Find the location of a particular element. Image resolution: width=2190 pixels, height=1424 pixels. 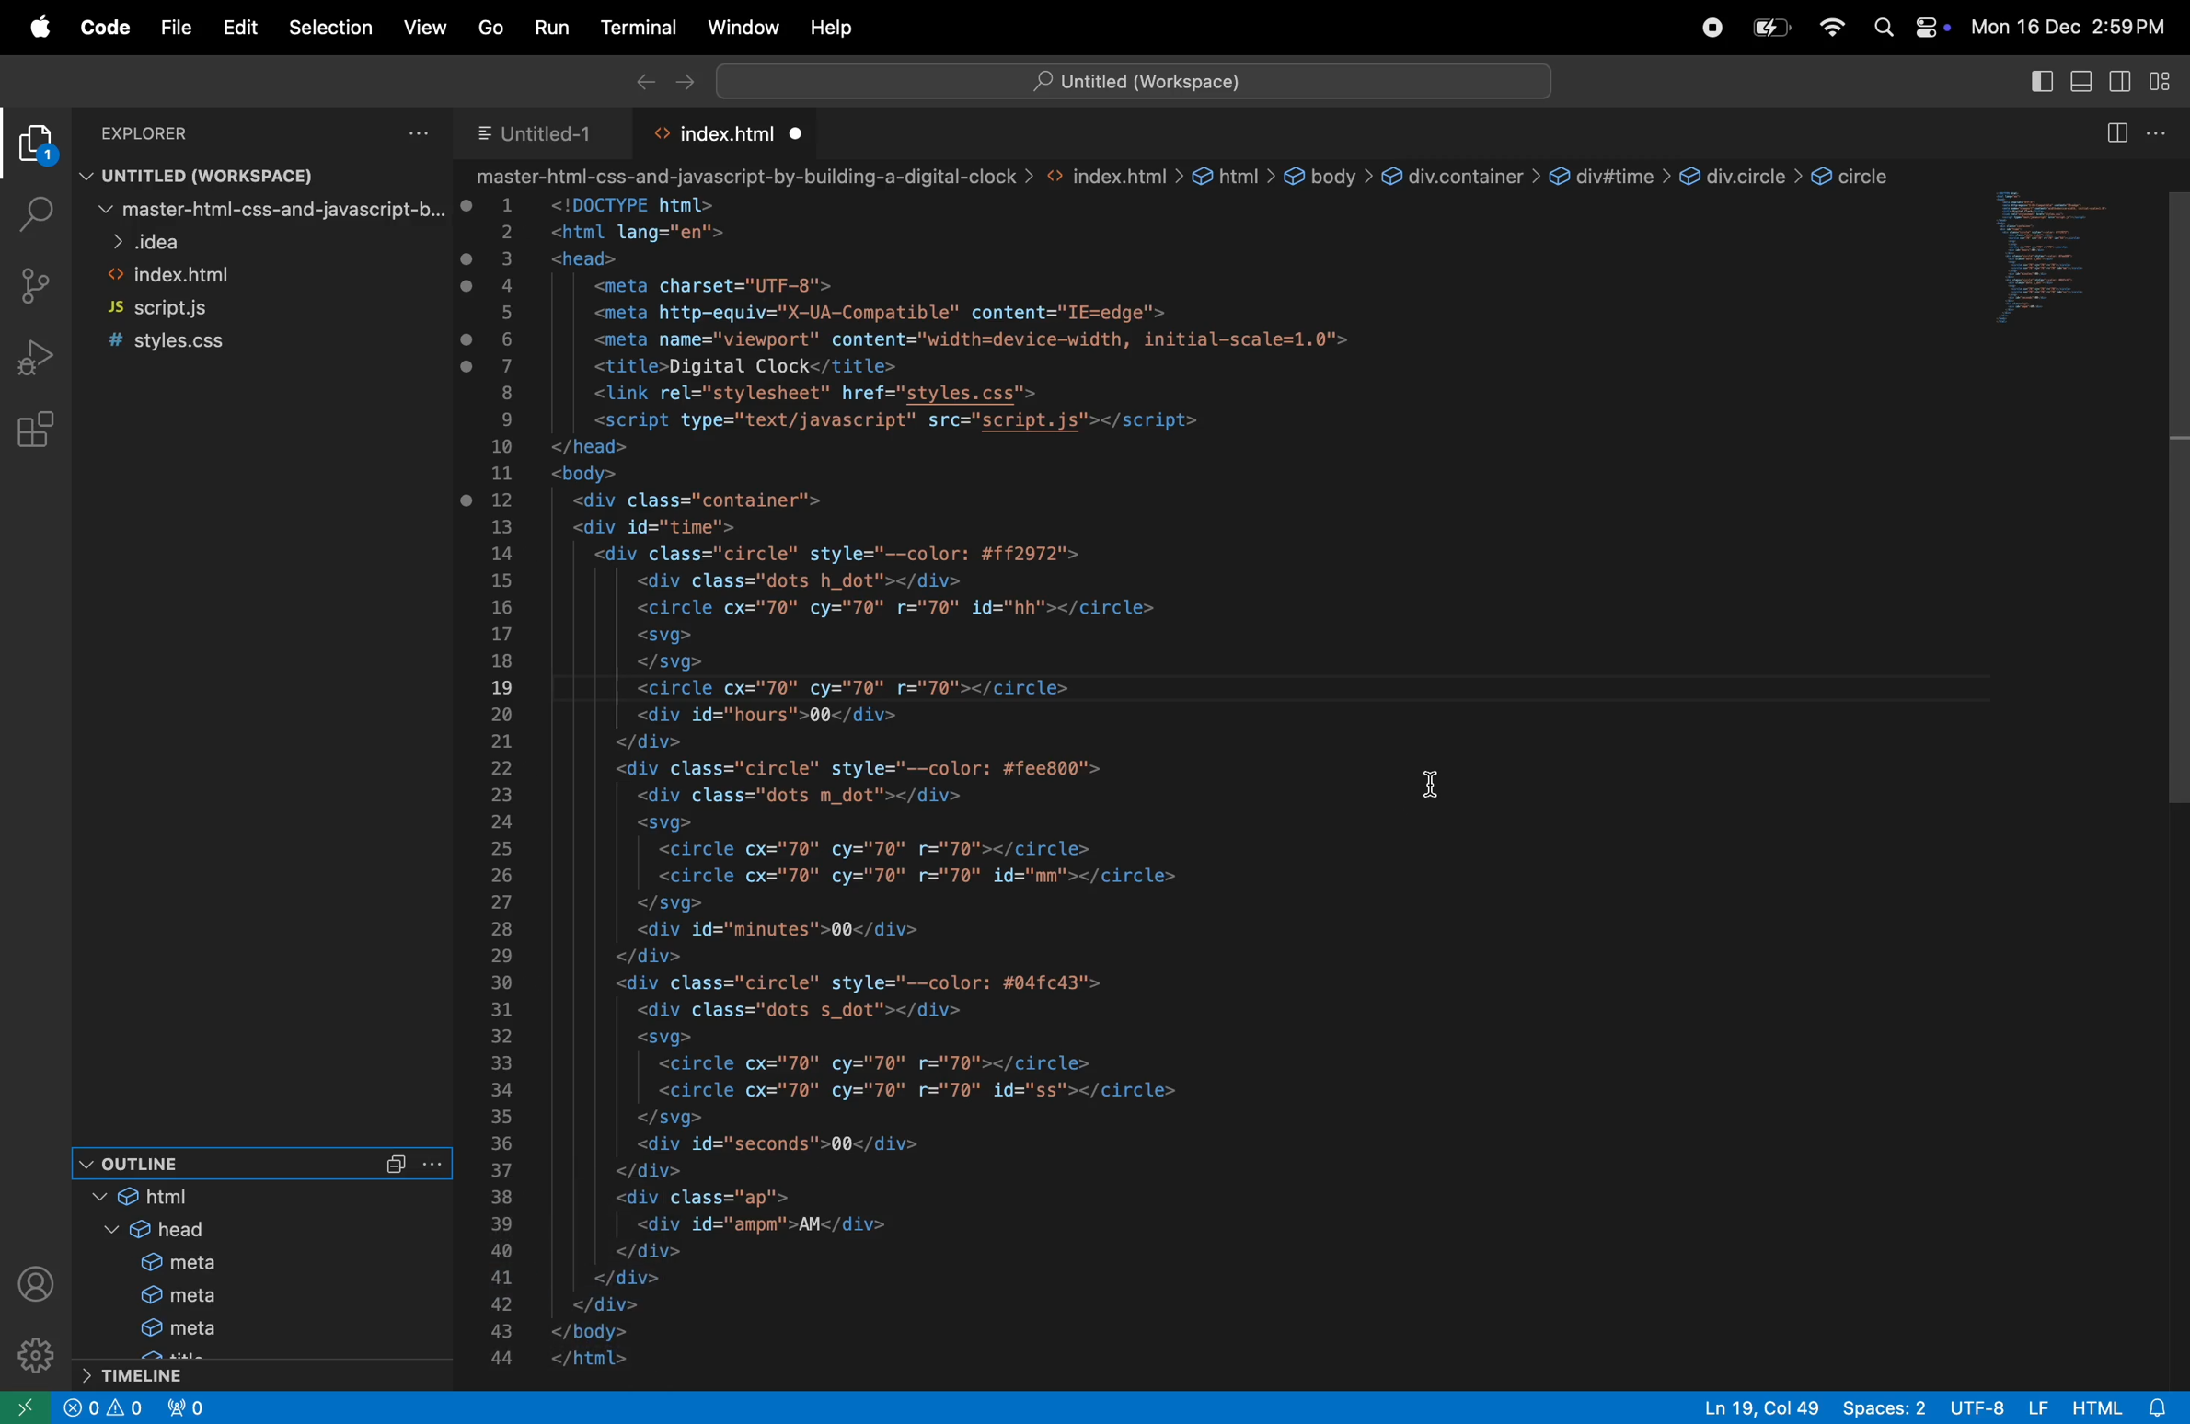

index.html is located at coordinates (727, 133).